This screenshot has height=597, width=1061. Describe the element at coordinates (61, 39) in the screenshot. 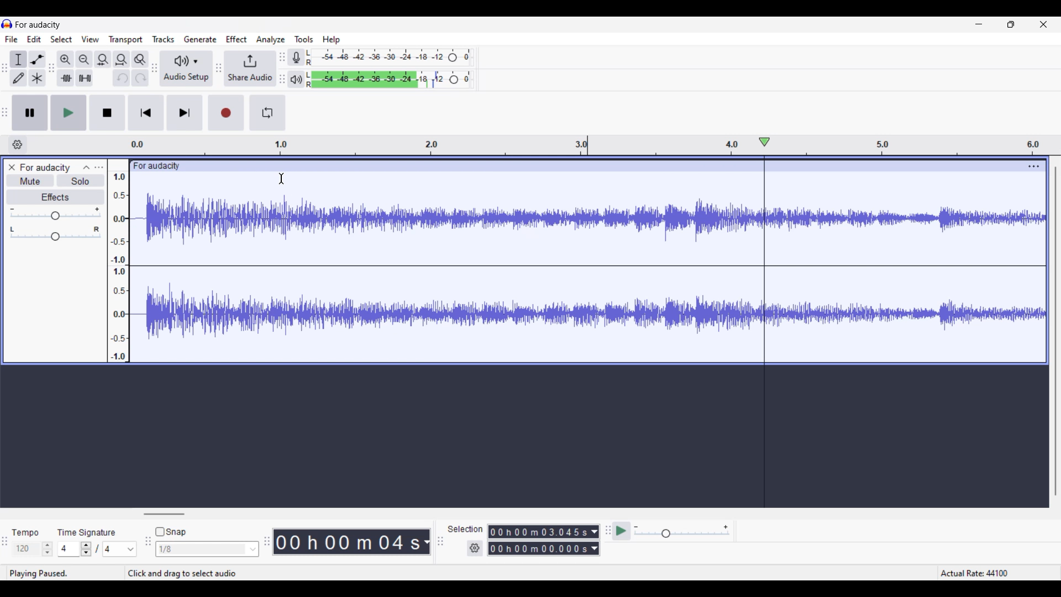

I see `Select menu` at that location.